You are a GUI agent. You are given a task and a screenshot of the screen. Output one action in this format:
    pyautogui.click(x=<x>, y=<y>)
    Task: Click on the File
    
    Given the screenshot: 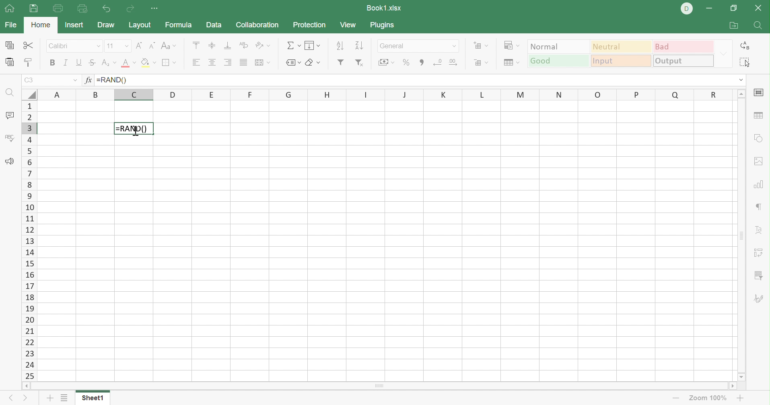 What is the action you would take?
    pyautogui.click(x=10, y=25)
    